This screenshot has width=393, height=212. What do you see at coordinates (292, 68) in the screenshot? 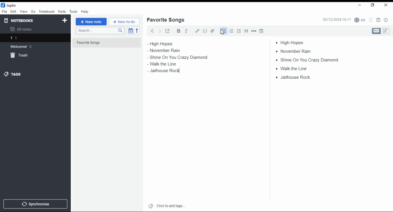
I see `walk ta line` at bounding box center [292, 68].